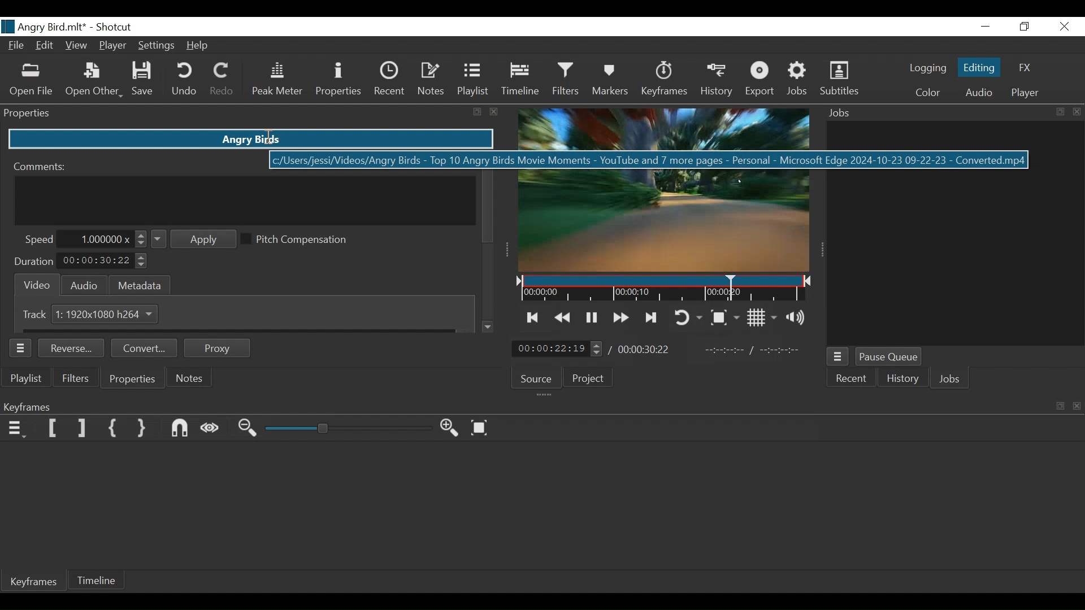  Describe the element at coordinates (689, 317) in the screenshot. I see `Toggle player looping` at that location.